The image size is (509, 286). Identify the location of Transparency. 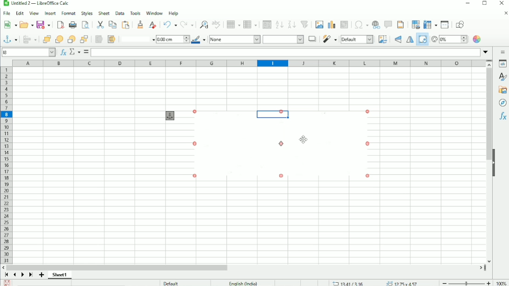
(449, 40).